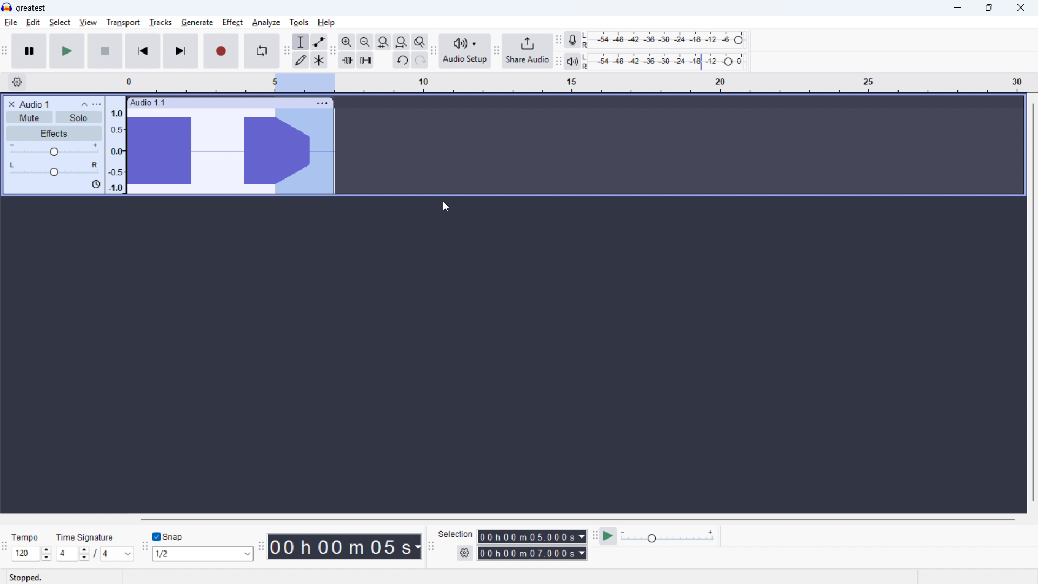 Image resolution: width=1038 pixels, height=584 pixels. I want to click on , so click(85, 537).